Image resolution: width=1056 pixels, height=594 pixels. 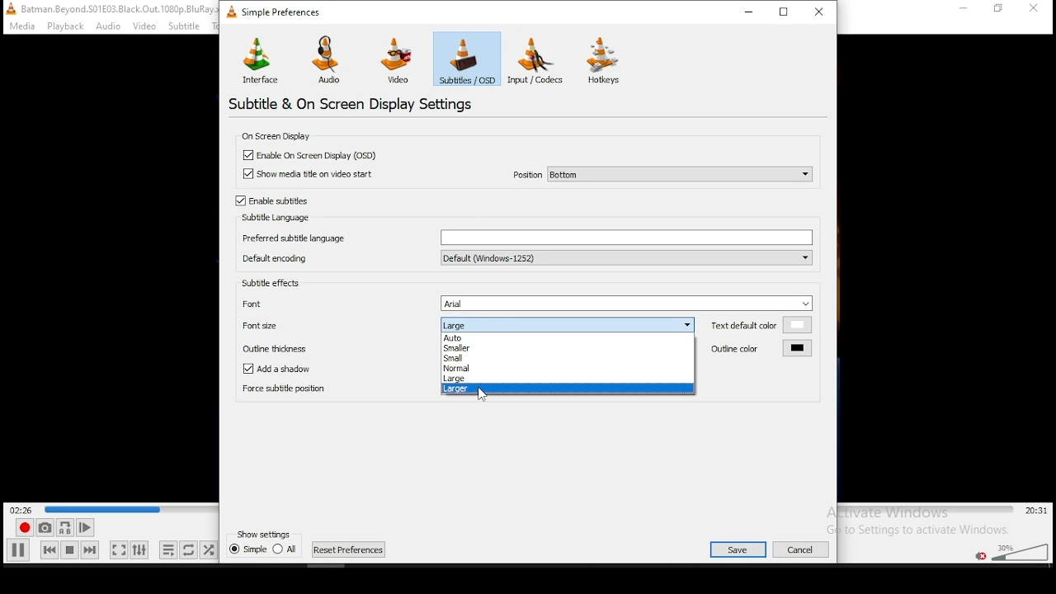 What do you see at coordinates (118, 549) in the screenshot?
I see `toggle video in fullscreen` at bounding box center [118, 549].